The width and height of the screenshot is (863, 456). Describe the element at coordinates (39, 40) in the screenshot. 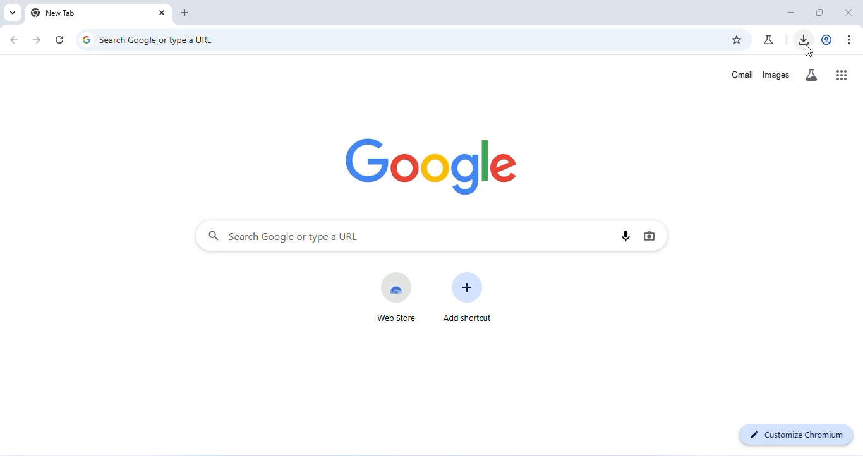

I see `go forward` at that location.